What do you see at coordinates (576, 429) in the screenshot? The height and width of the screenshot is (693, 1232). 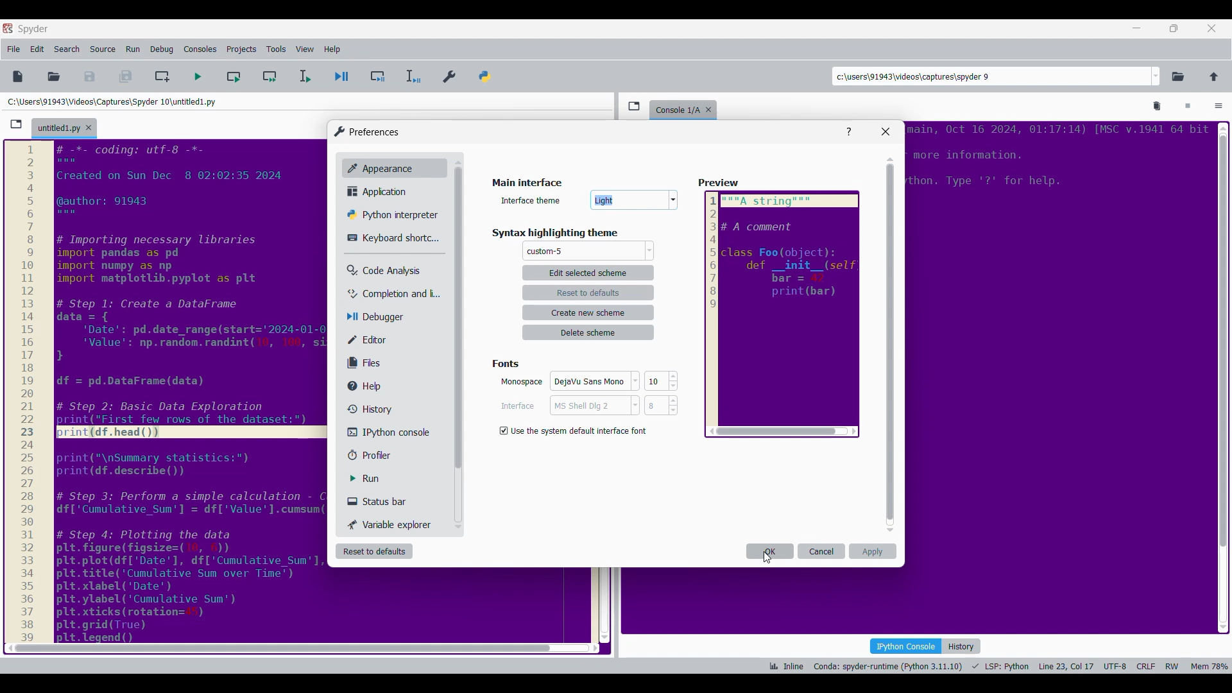 I see `Setting options under Background` at bounding box center [576, 429].